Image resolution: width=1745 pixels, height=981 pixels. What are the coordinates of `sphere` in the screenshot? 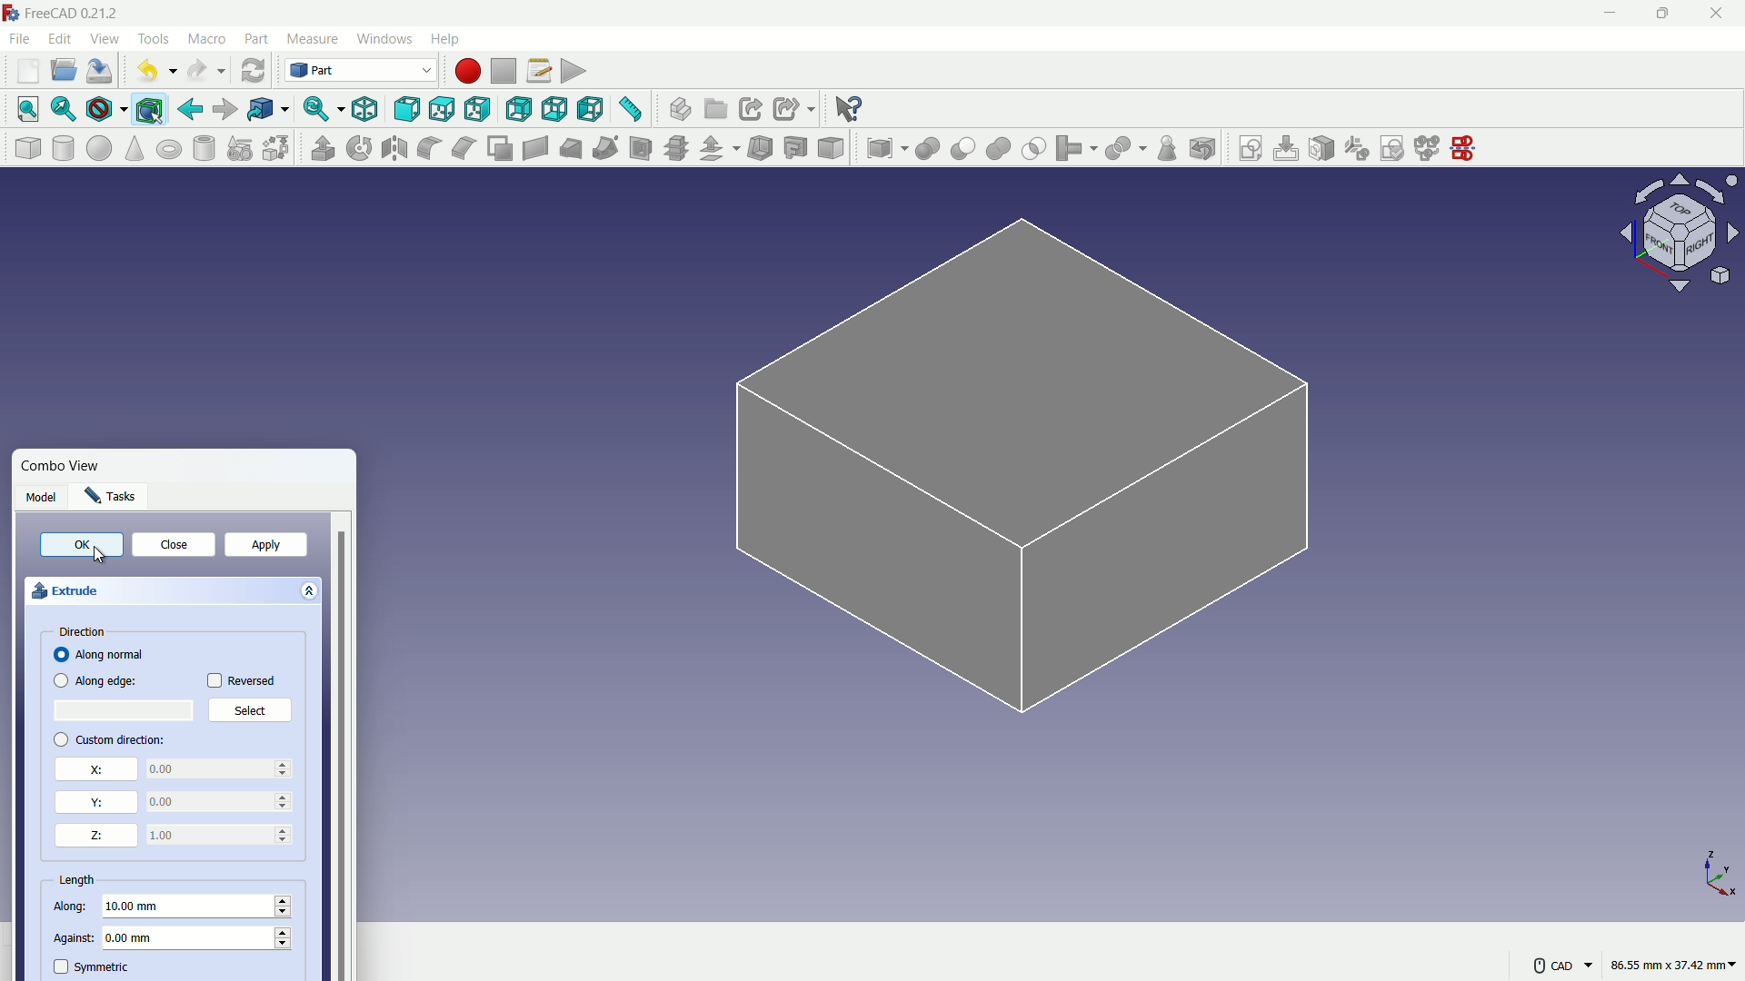 It's located at (99, 147).